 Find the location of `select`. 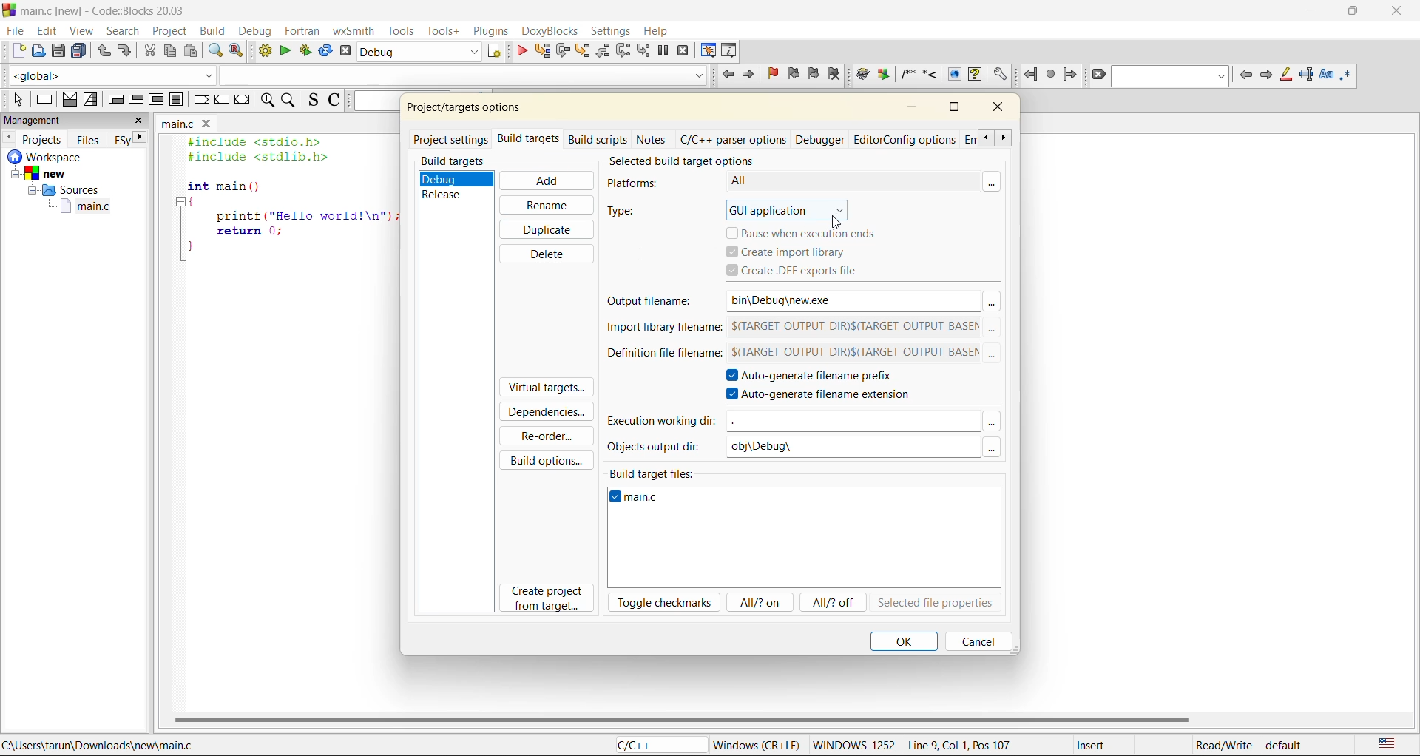

select is located at coordinates (14, 97).